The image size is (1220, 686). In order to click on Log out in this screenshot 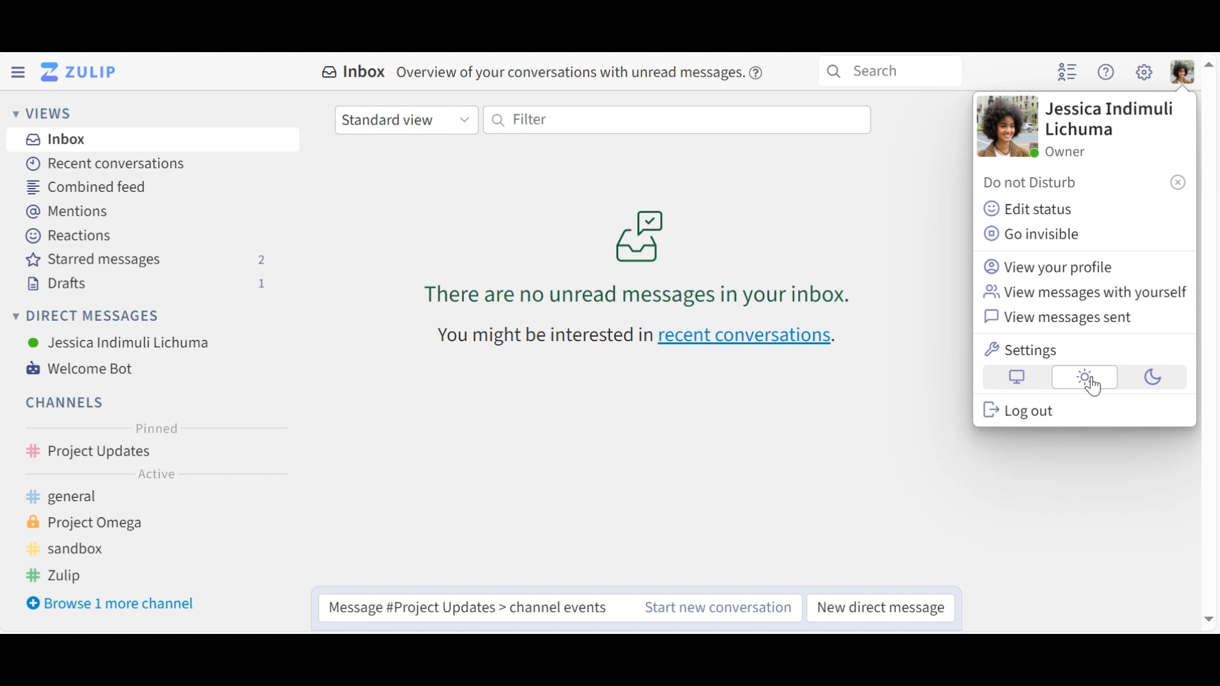, I will do `click(1019, 410)`.